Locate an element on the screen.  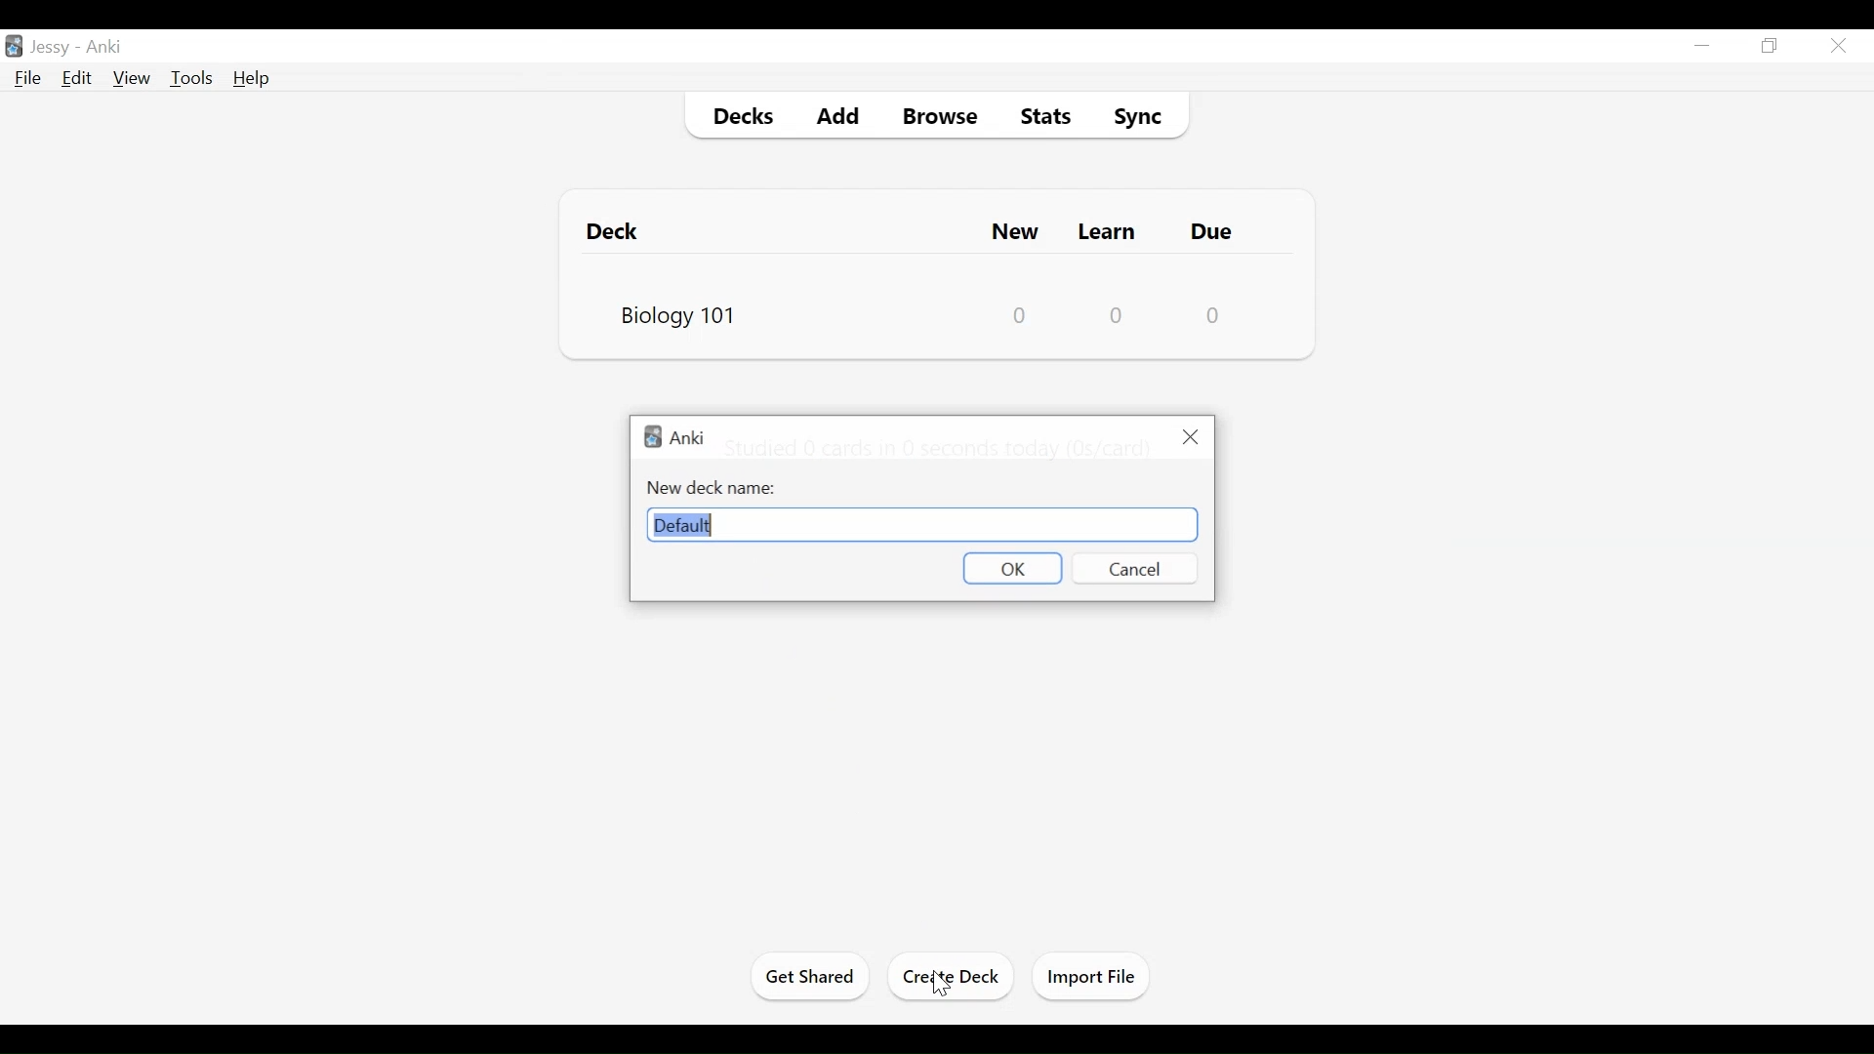
Anki is located at coordinates (109, 47).